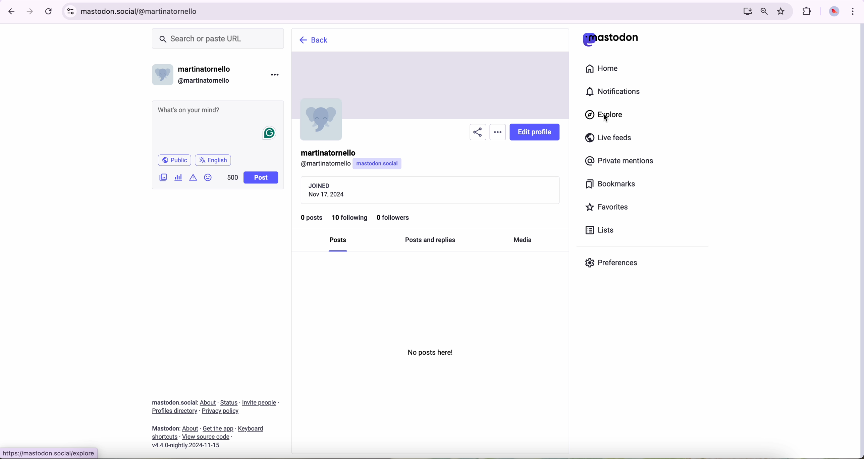  What do you see at coordinates (498, 132) in the screenshot?
I see `more options` at bounding box center [498, 132].